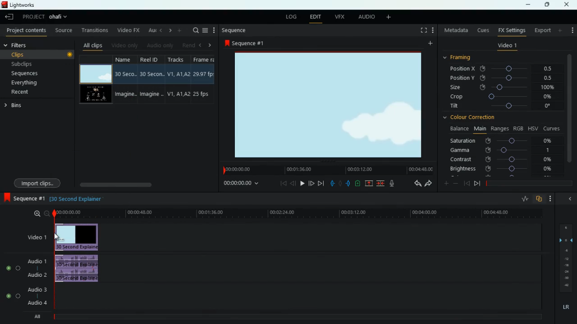 The width and height of the screenshot is (577, 324). I want to click on Audio, so click(11, 268).